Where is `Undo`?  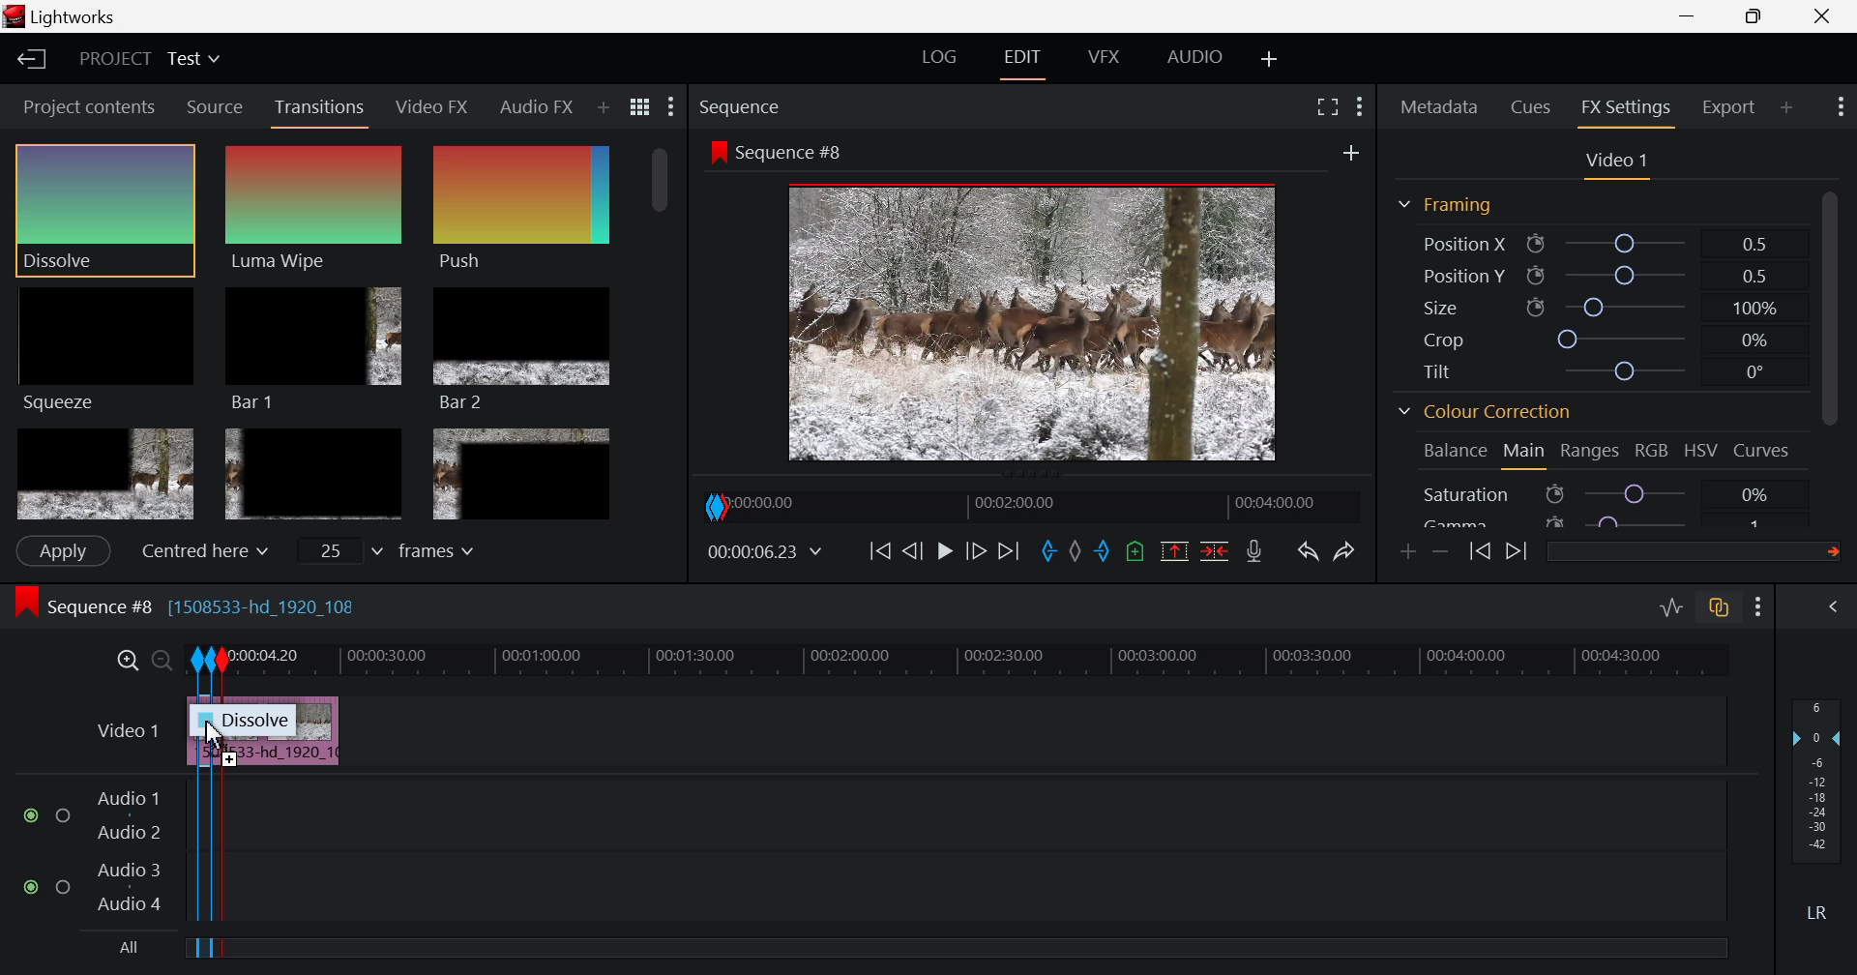
Undo is located at coordinates (1306, 549).